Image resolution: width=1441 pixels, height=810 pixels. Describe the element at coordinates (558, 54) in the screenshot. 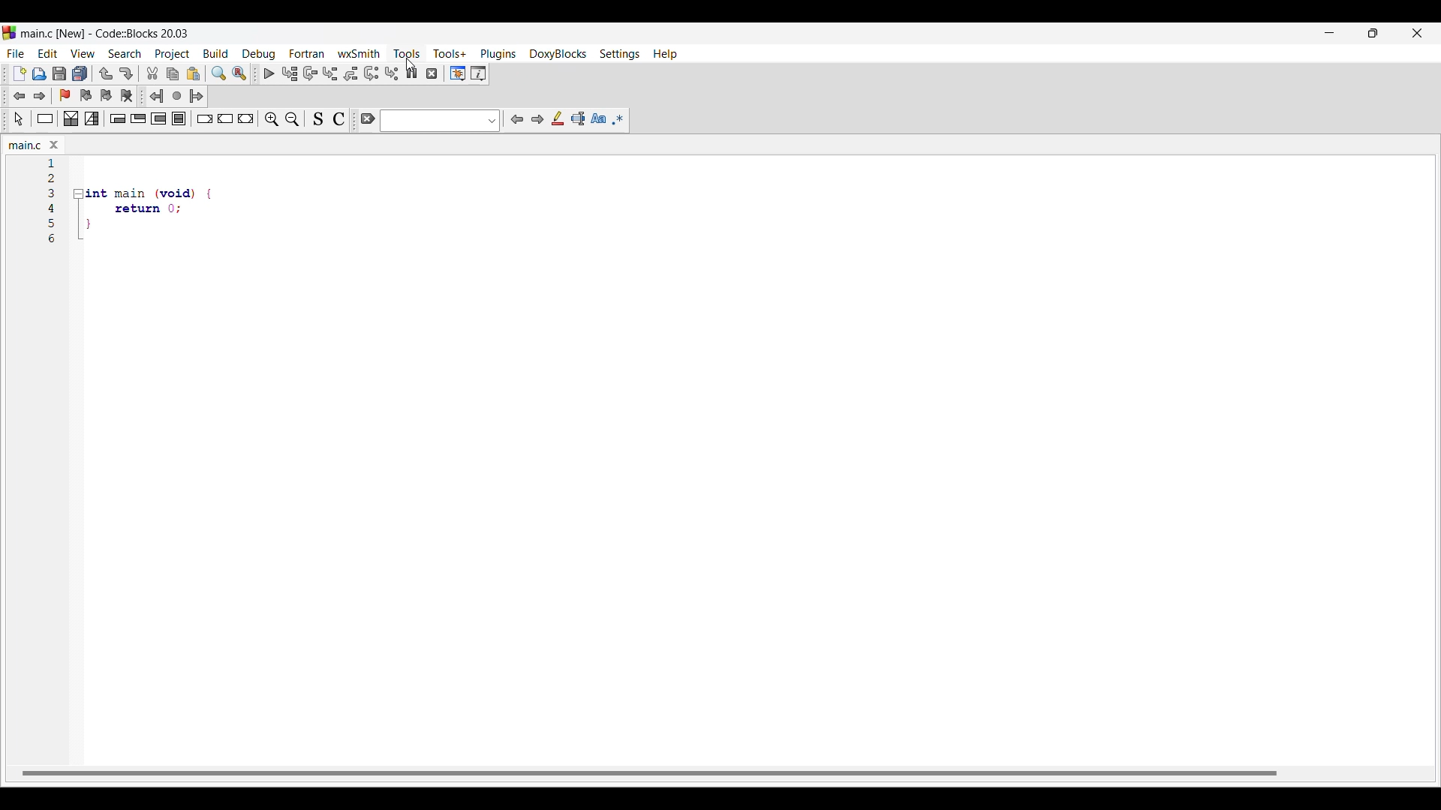

I see `DoxyBlocks menu` at that location.